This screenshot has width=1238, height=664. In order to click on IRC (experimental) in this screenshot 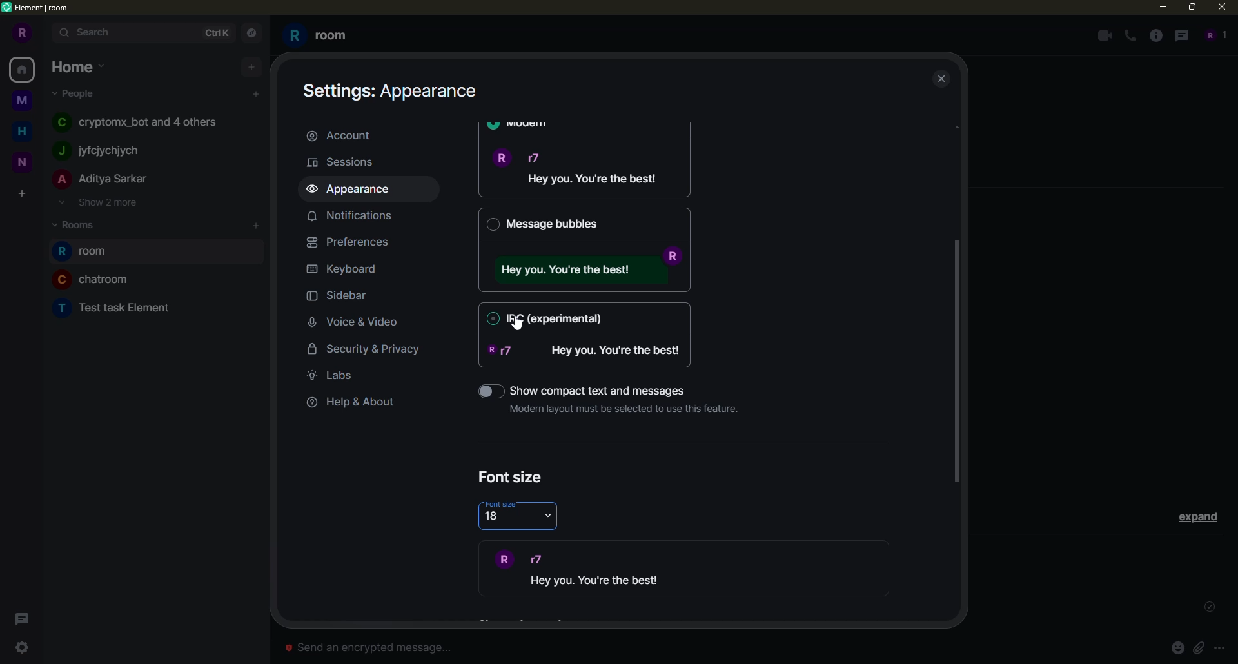, I will do `click(576, 318)`.